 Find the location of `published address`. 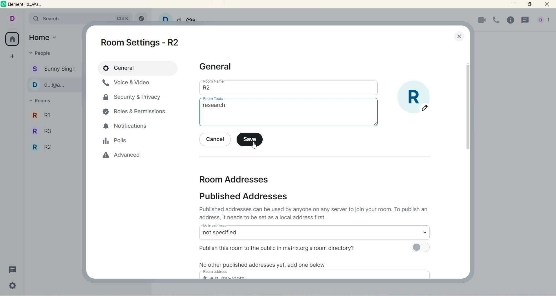

published address is located at coordinates (249, 196).